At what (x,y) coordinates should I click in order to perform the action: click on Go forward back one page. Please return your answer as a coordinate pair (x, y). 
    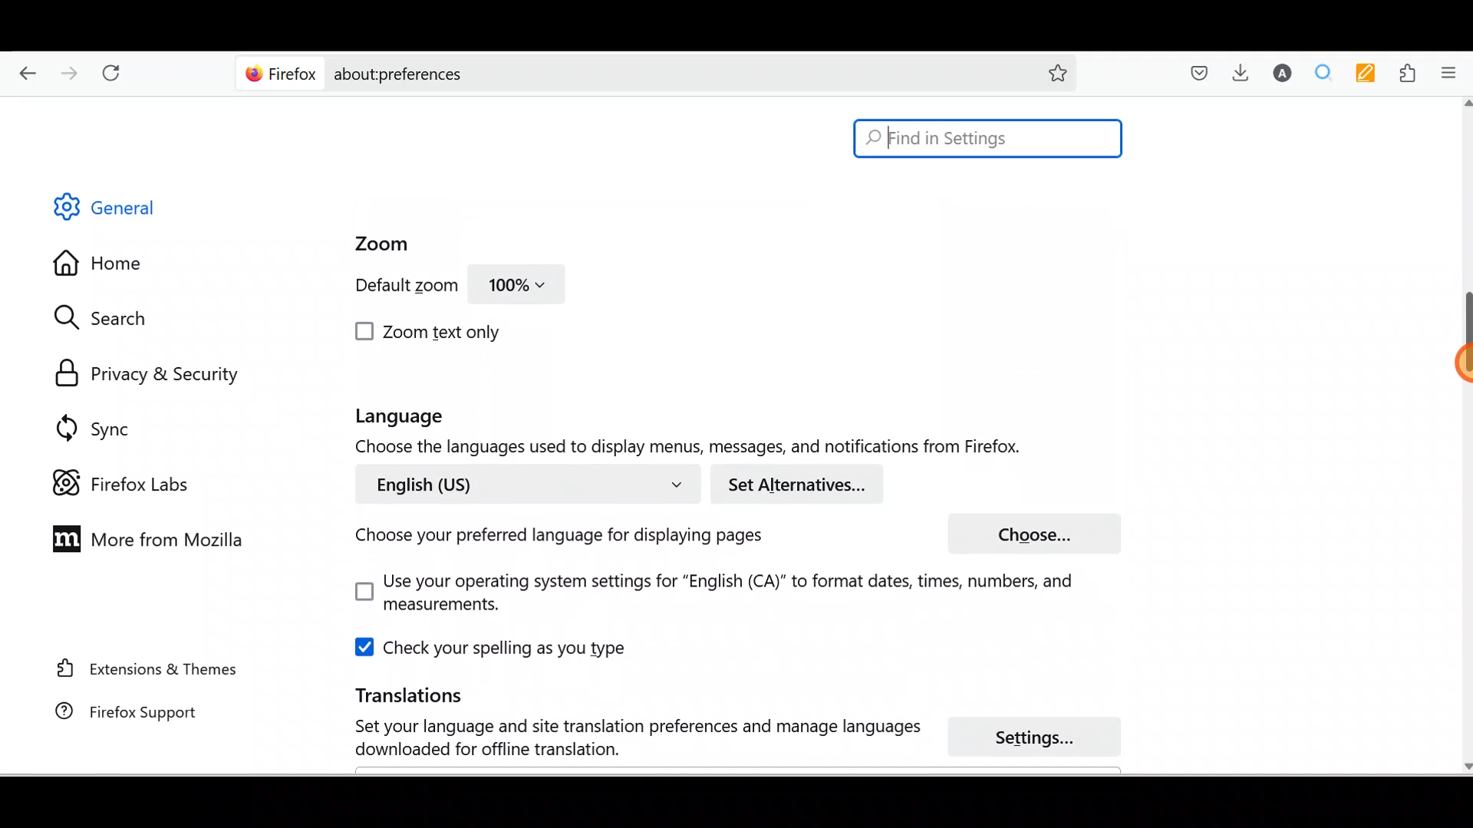
    Looking at the image, I should click on (71, 72).